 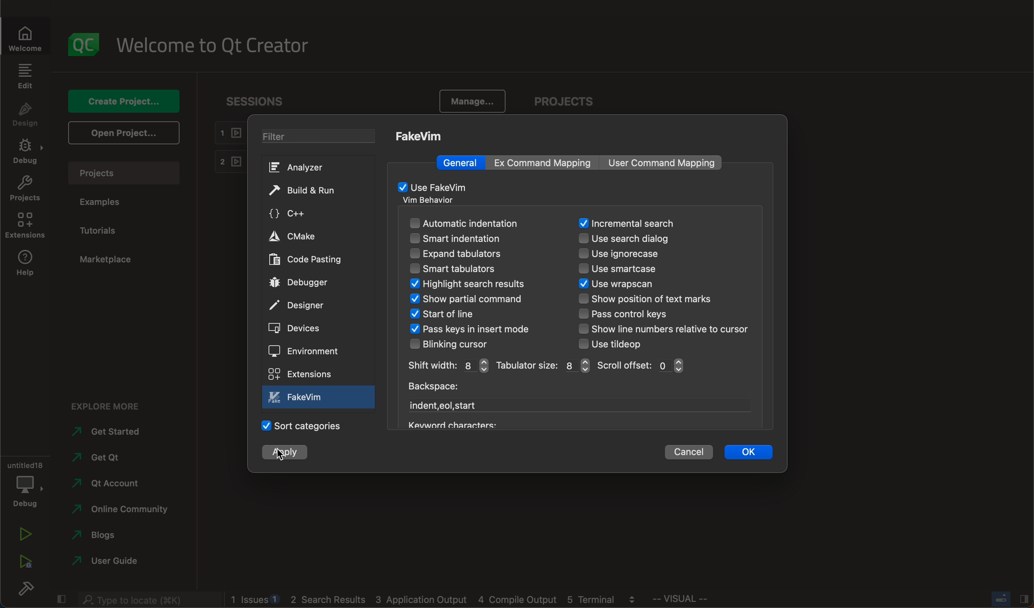 I want to click on manage, so click(x=473, y=103).